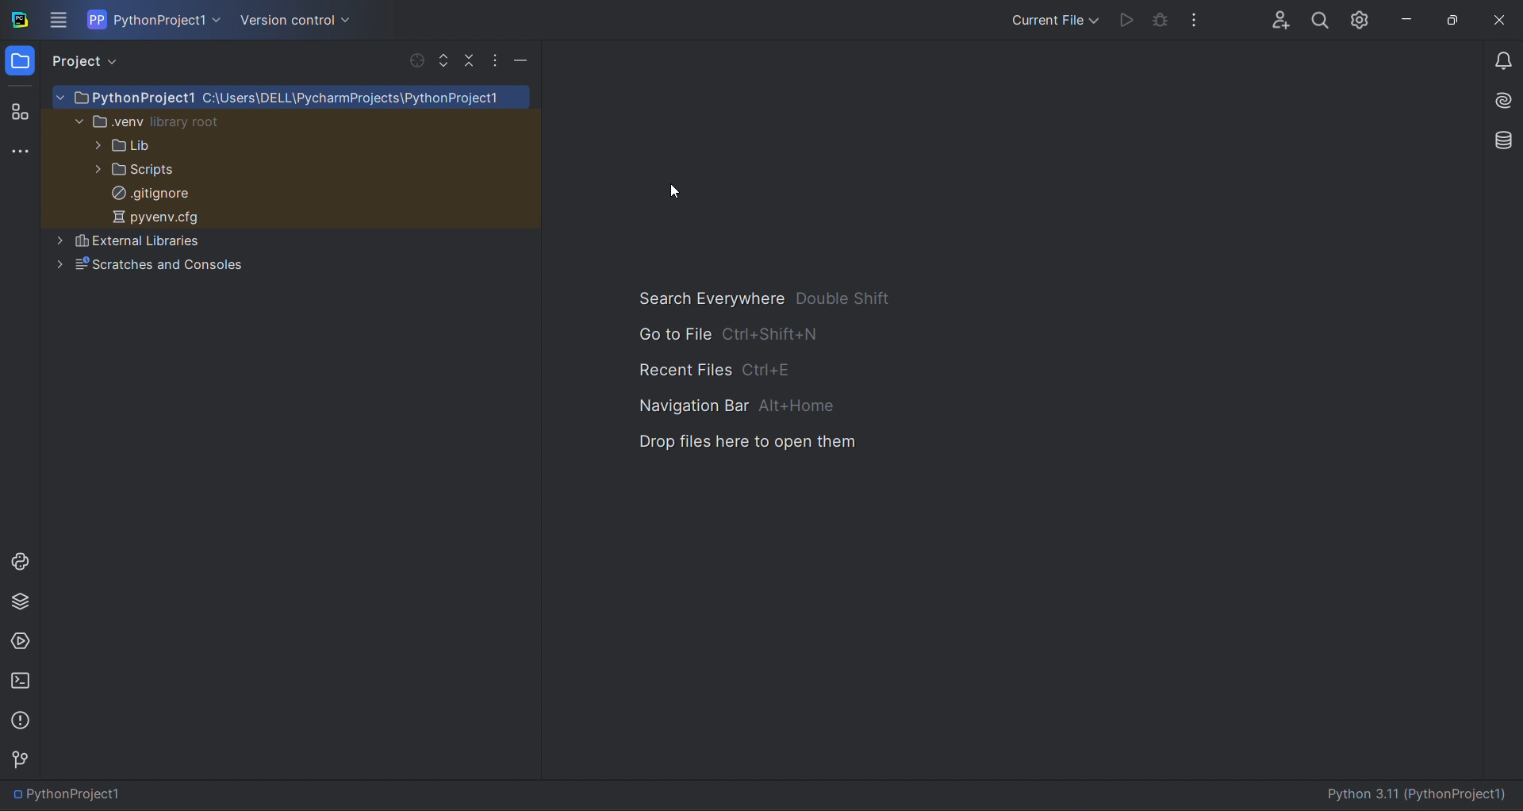 This screenshot has width=1523, height=811. I want to click on View more, so click(58, 21).